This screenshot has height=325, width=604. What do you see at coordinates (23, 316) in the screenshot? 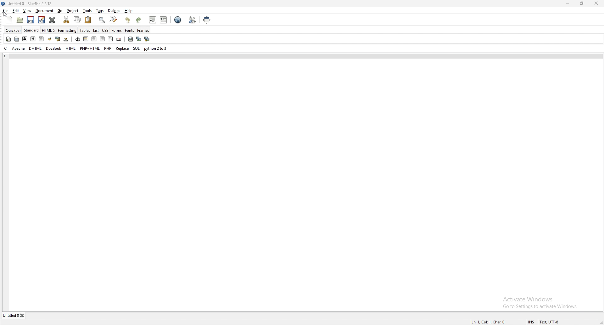
I see `close tab` at bounding box center [23, 316].